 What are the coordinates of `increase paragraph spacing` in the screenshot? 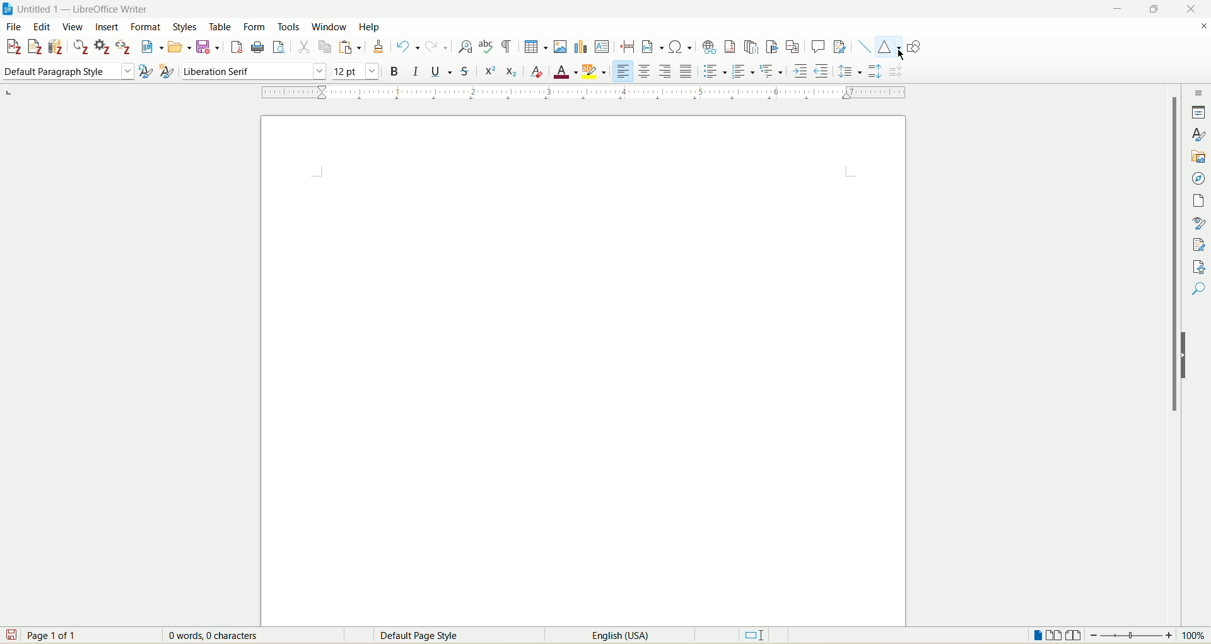 It's located at (875, 71).